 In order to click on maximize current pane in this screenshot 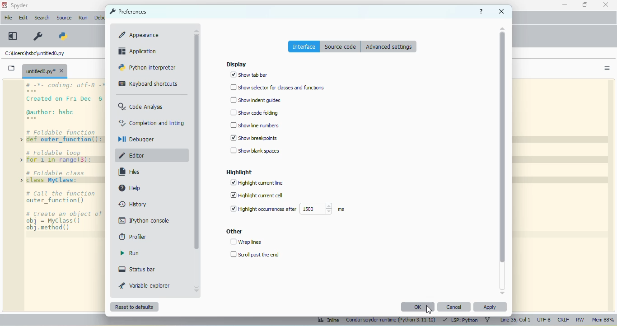, I will do `click(13, 36)`.